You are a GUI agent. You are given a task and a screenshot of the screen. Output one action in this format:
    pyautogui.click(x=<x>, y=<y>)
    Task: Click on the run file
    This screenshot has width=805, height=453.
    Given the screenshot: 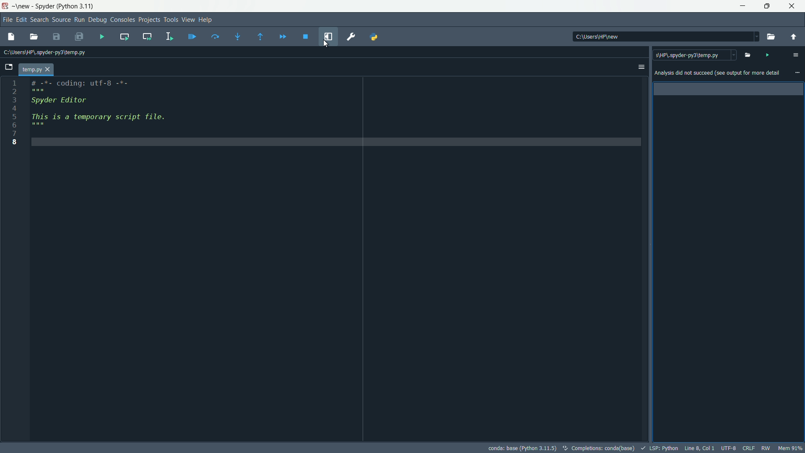 What is the action you would take?
    pyautogui.click(x=768, y=55)
    